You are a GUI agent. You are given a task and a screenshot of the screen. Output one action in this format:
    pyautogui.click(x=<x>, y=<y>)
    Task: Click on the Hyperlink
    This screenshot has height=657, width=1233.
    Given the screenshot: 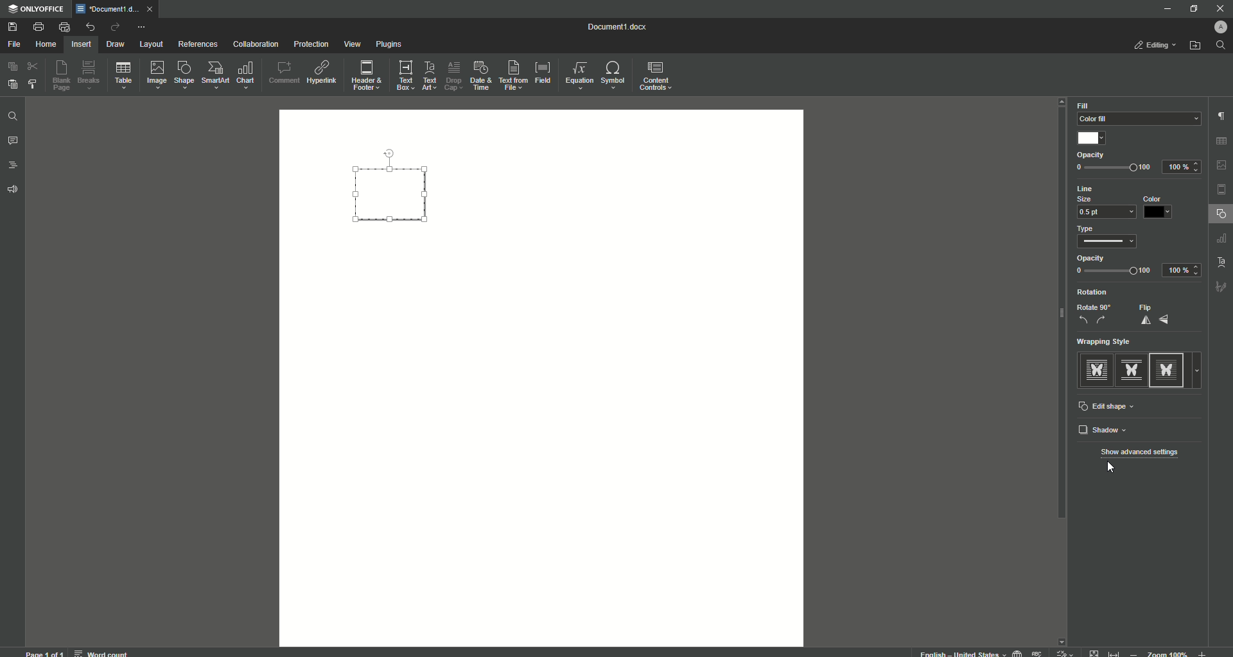 What is the action you would take?
    pyautogui.click(x=323, y=73)
    